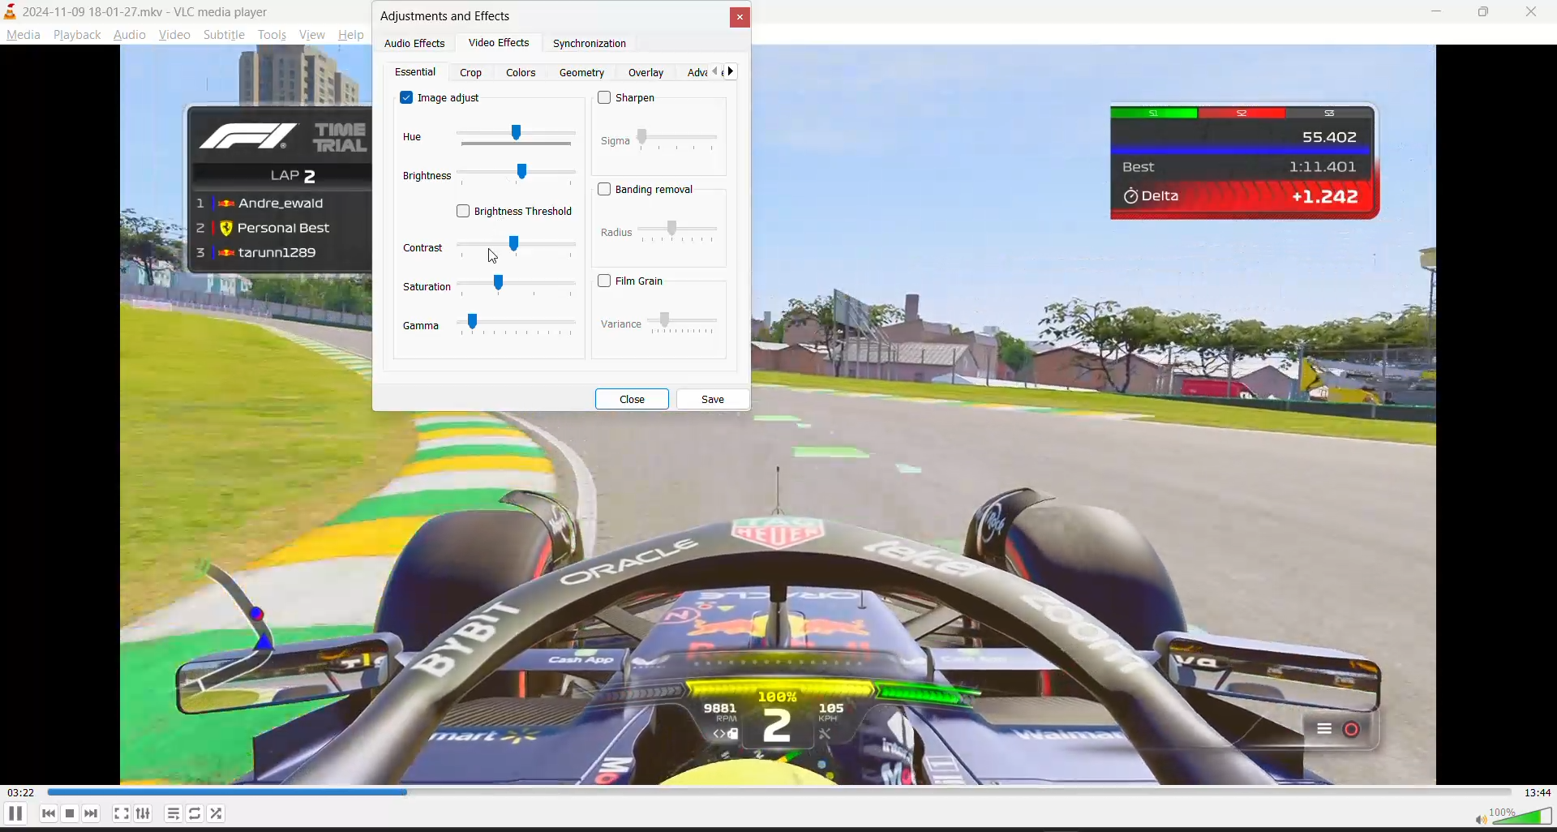  What do you see at coordinates (620, 325) in the screenshot?
I see `Variance` at bounding box center [620, 325].